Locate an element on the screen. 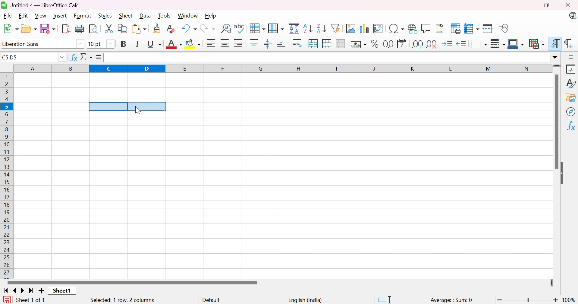 This screenshot has height=304, width=578. Format is located at coordinates (83, 15).